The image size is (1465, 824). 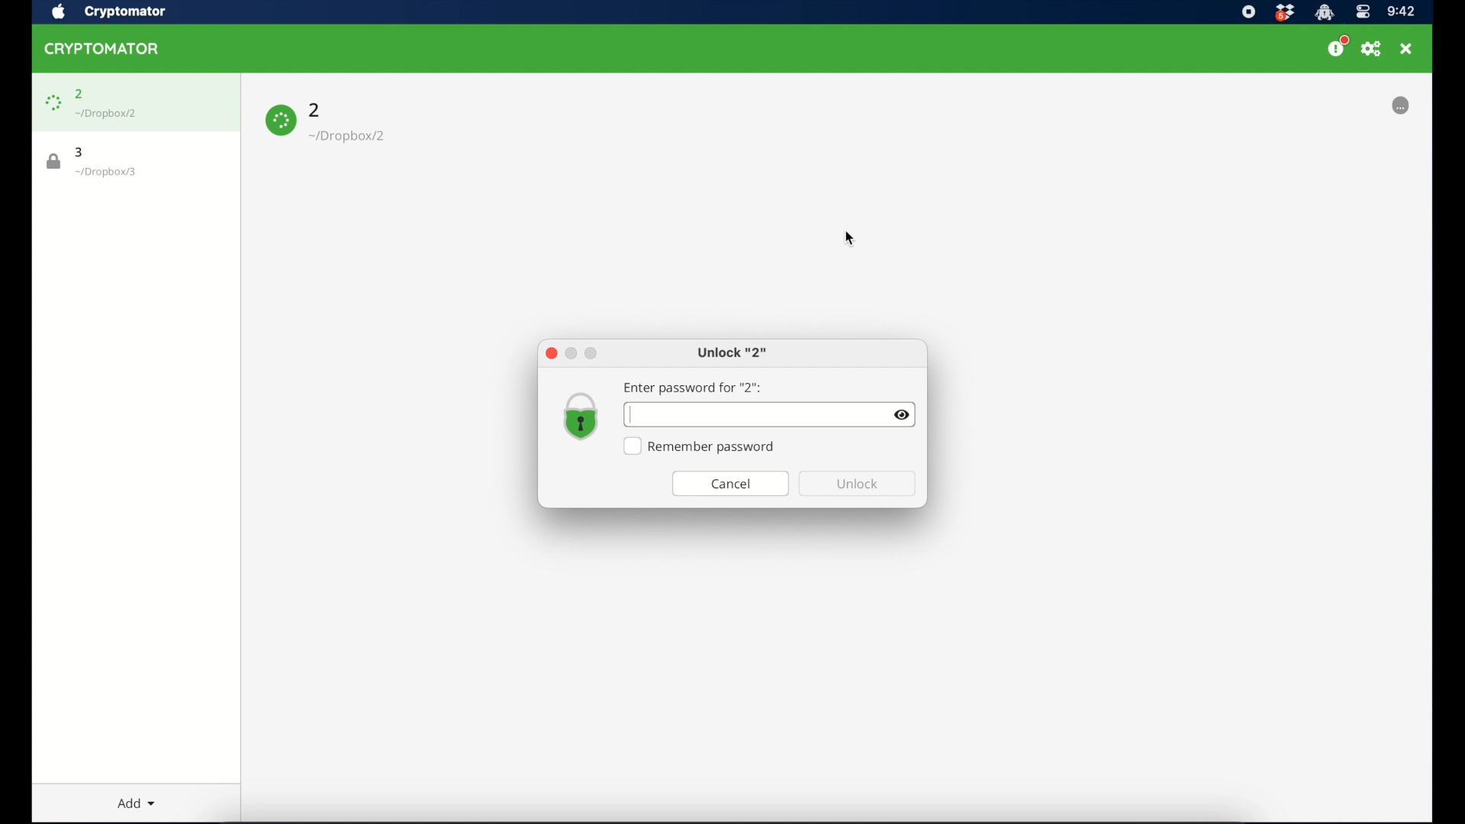 What do you see at coordinates (631, 416) in the screenshot?
I see `cursor` at bounding box center [631, 416].